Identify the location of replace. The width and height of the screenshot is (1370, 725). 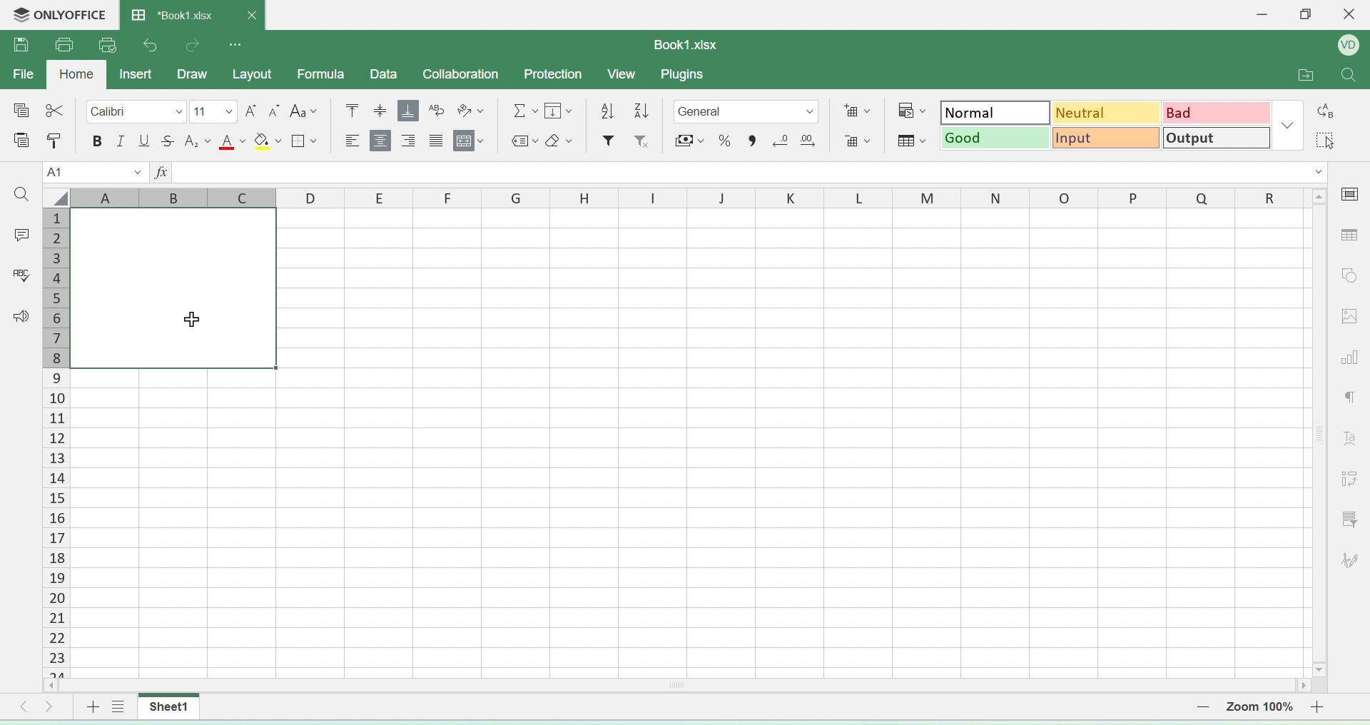
(1328, 113).